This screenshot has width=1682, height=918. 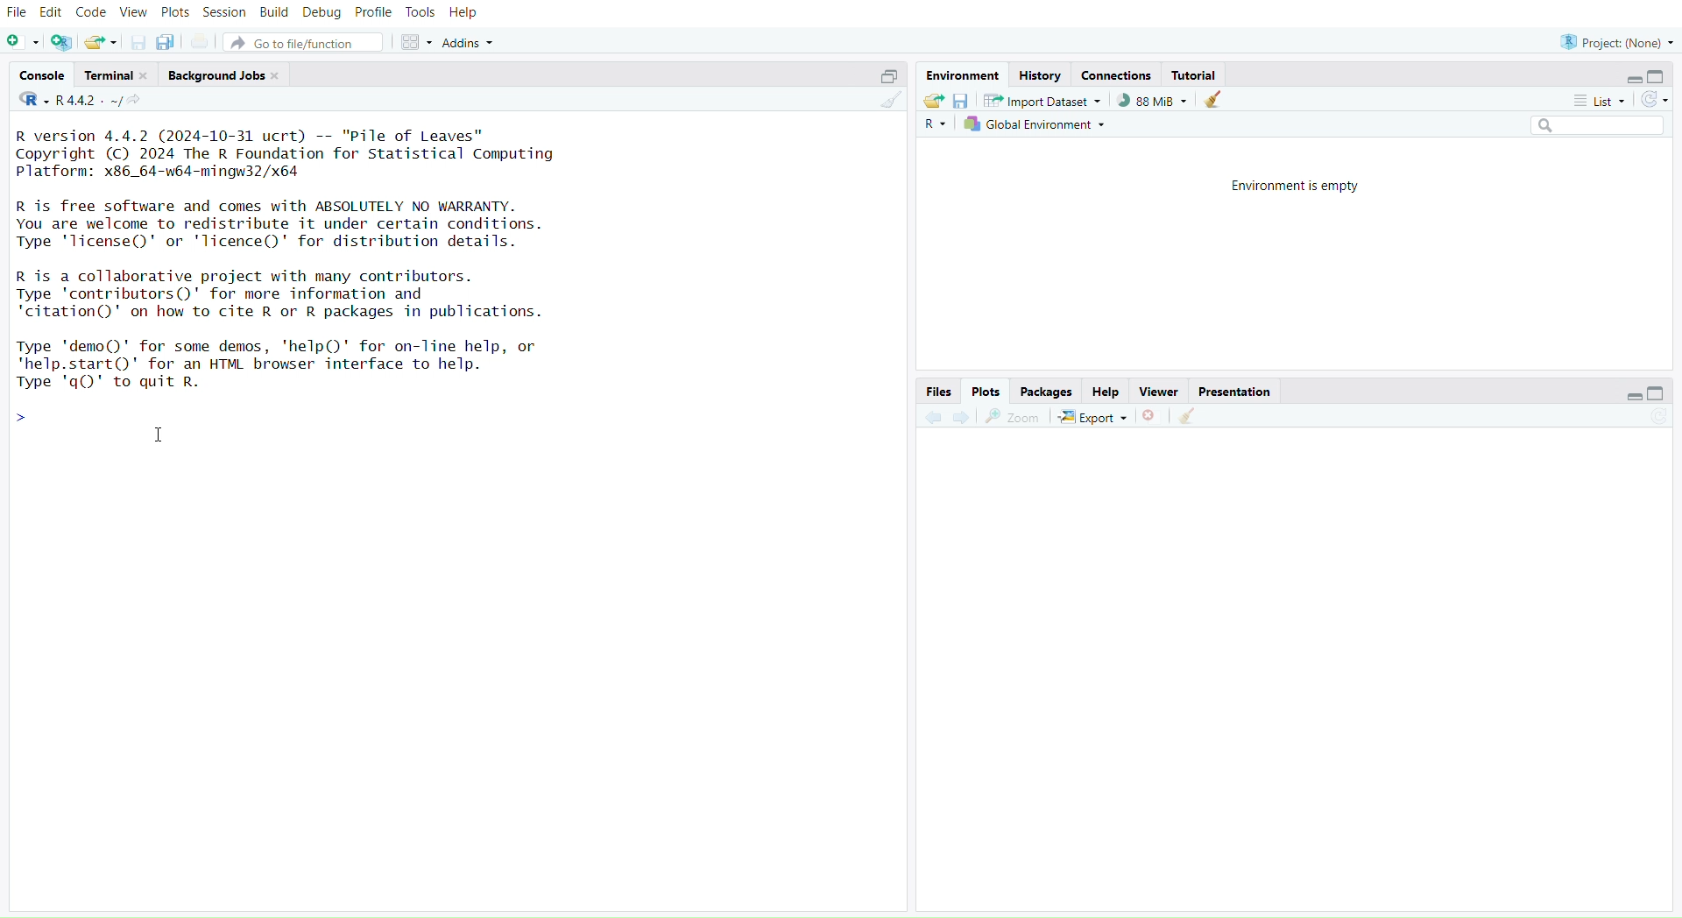 I want to click on background jobs, so click(x=228, y=75).